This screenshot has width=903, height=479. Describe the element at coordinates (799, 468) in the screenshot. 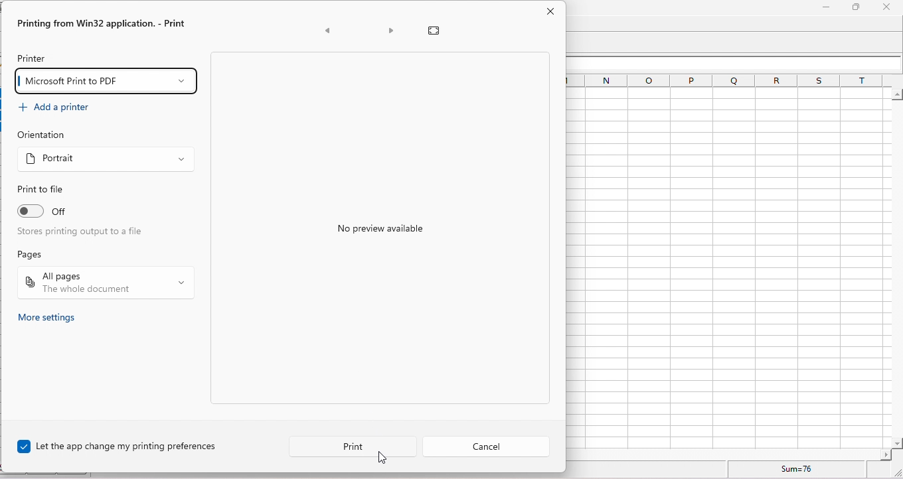

I see `sum=76` at that location.